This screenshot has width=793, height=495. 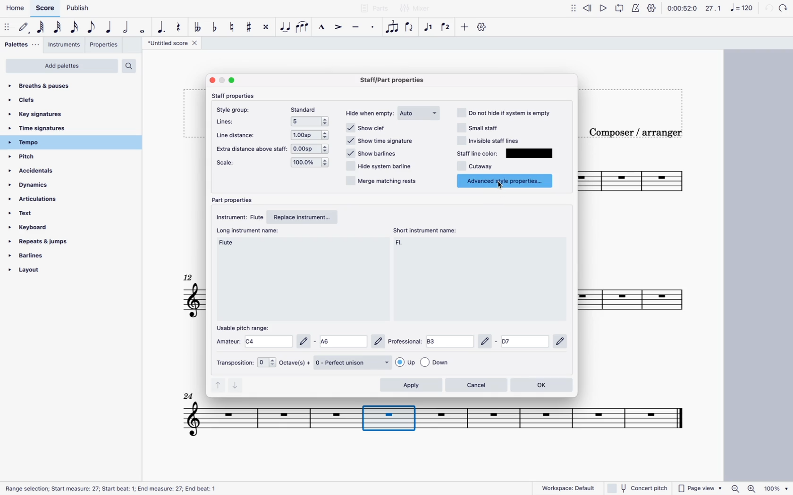 I want to click on , so click(x=426, y=418).